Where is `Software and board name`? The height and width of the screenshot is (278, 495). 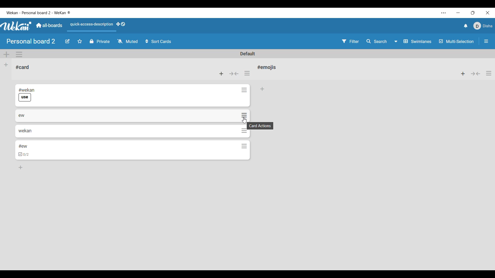 Software and board name is located at coordinates (38, 13).